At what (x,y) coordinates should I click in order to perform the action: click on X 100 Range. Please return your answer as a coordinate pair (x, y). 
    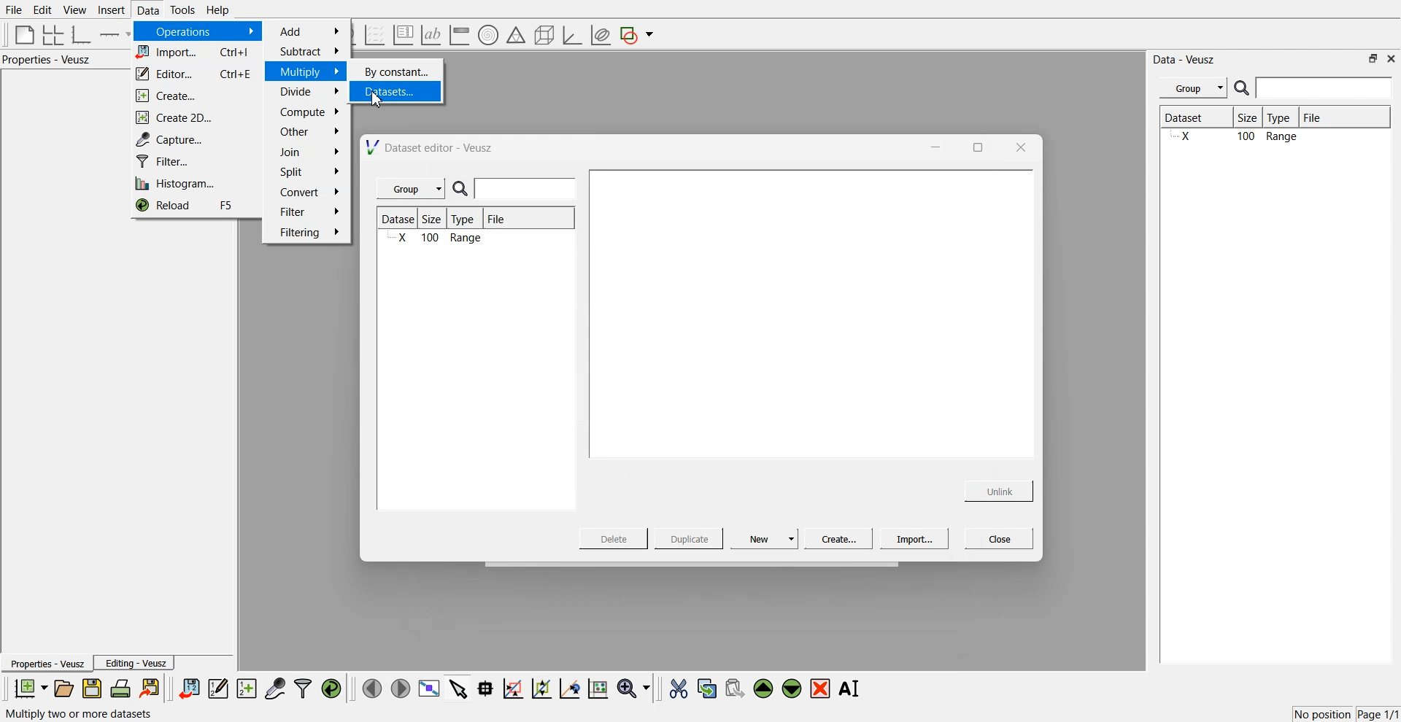
    Looking at the image, I should click on (438, 239).